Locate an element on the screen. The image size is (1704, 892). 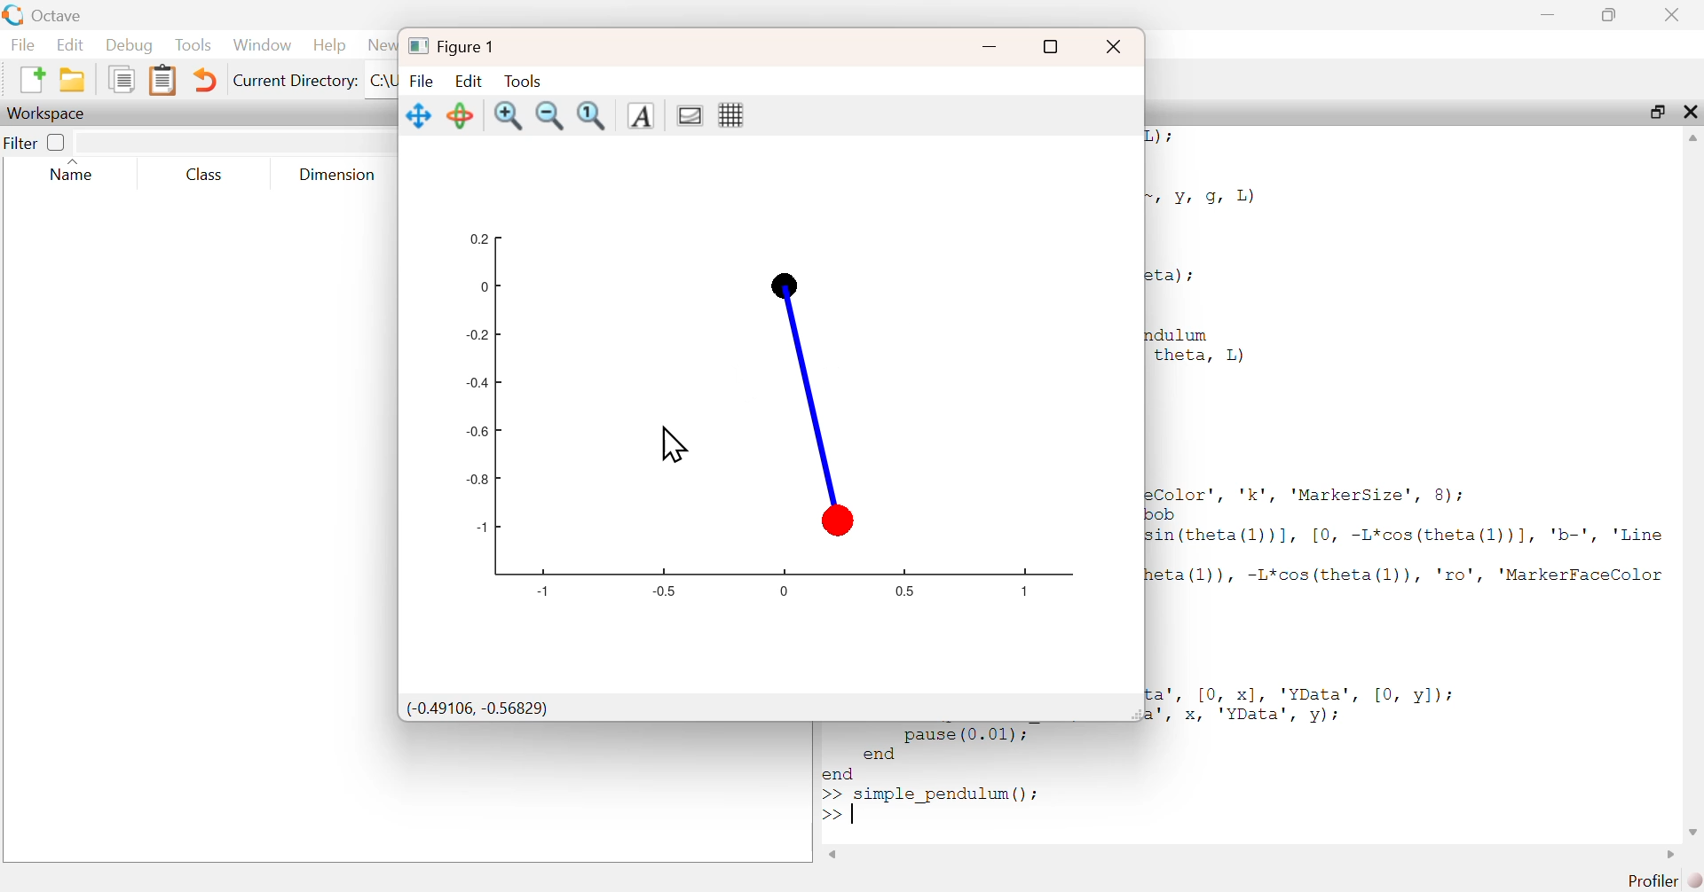
Figure 1 is located at coordinates (466, 46).